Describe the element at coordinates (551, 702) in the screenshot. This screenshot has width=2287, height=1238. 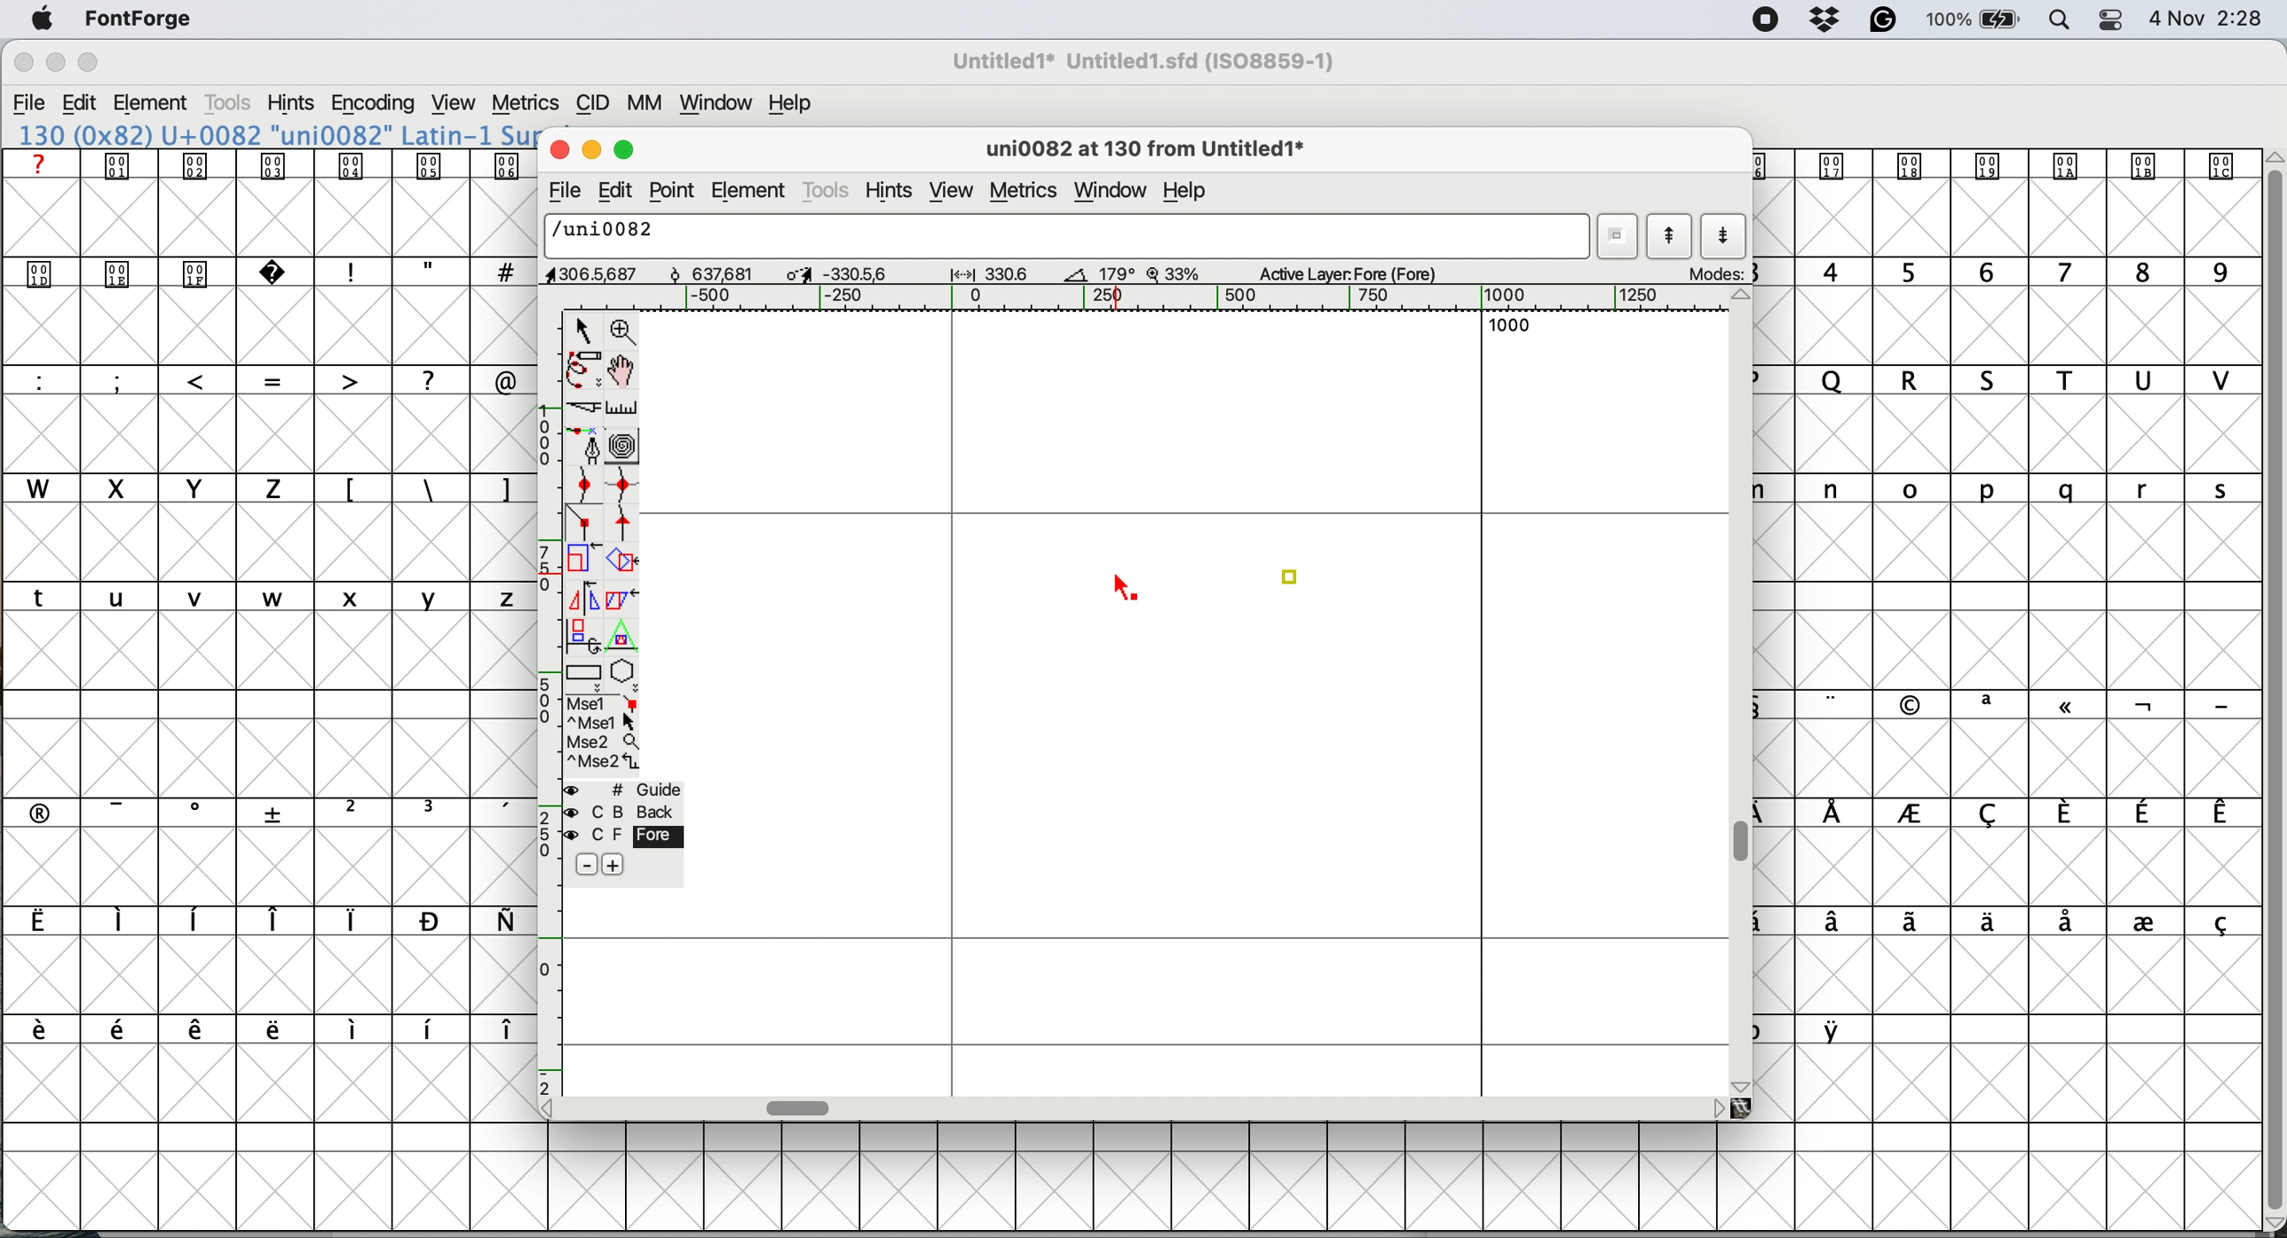
I see `vertical scale` at that location.